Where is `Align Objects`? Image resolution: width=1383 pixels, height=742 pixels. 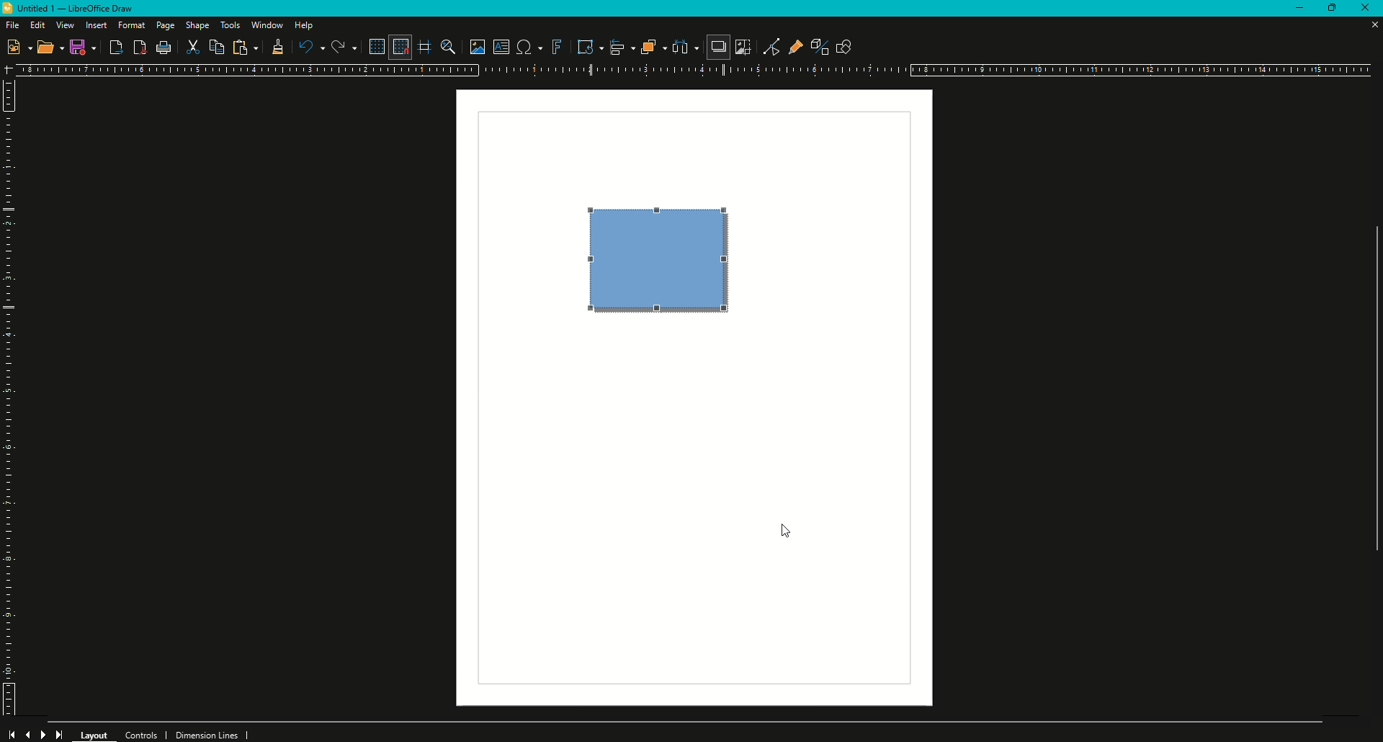
Align Objects is located at coordinates (617, 47).